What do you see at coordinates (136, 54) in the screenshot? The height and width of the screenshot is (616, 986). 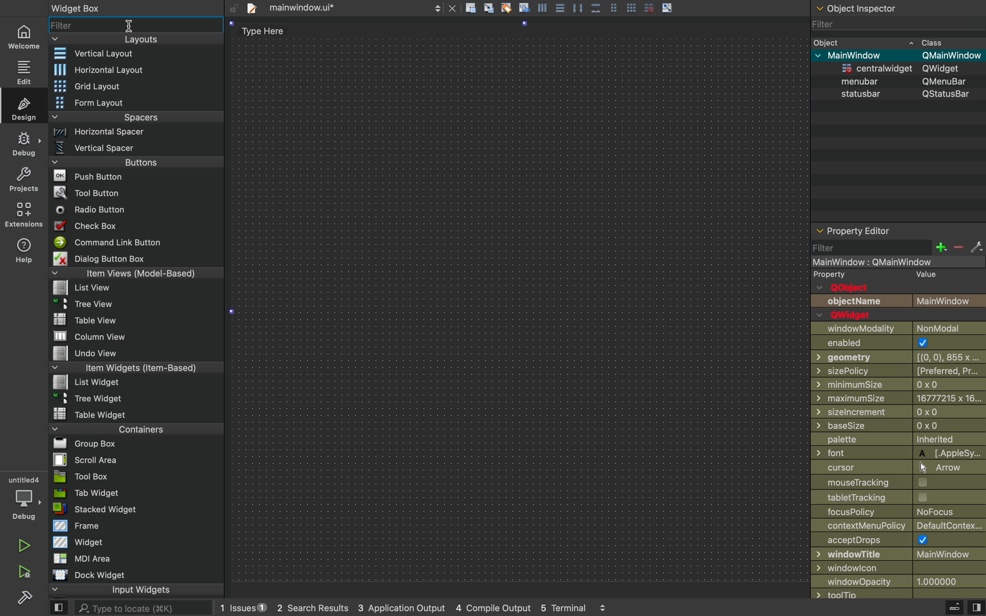 I see `vertical layout` at bounding box center [136, 54].